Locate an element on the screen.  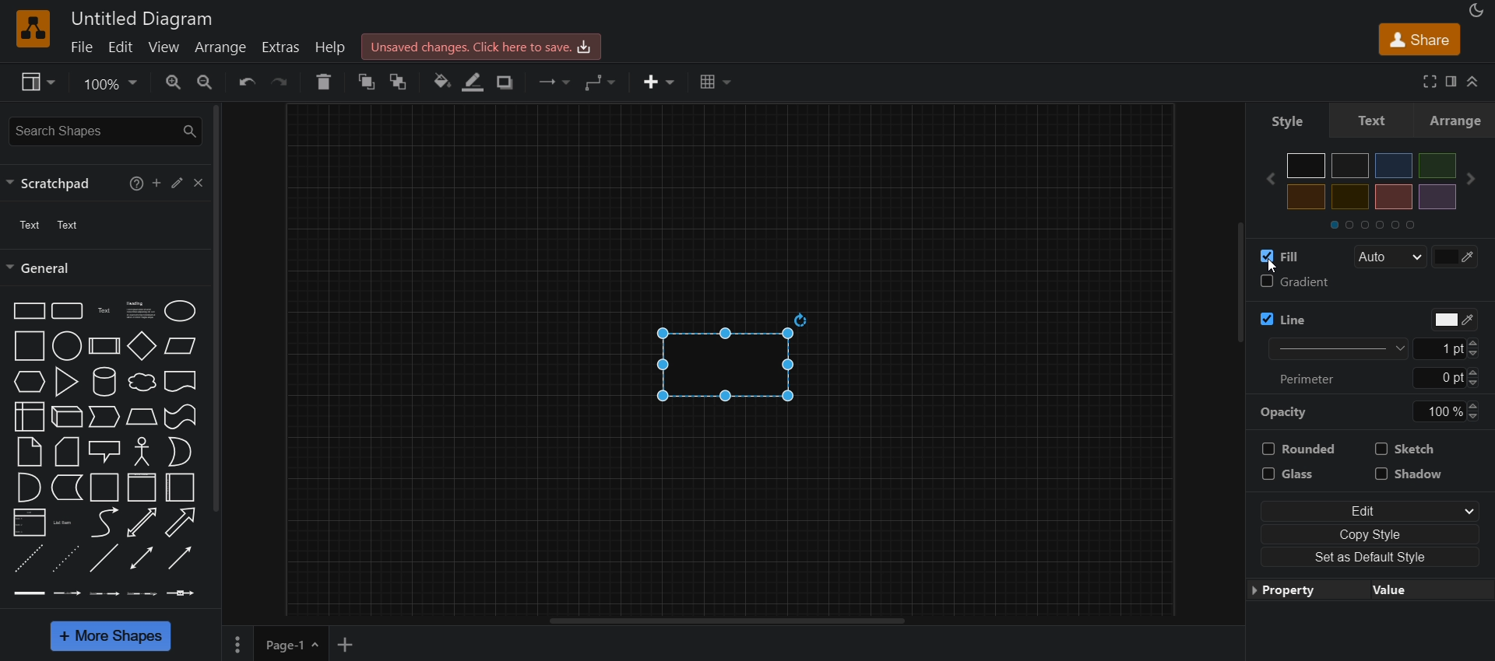
rectangle is located at coordinates (716, 365).